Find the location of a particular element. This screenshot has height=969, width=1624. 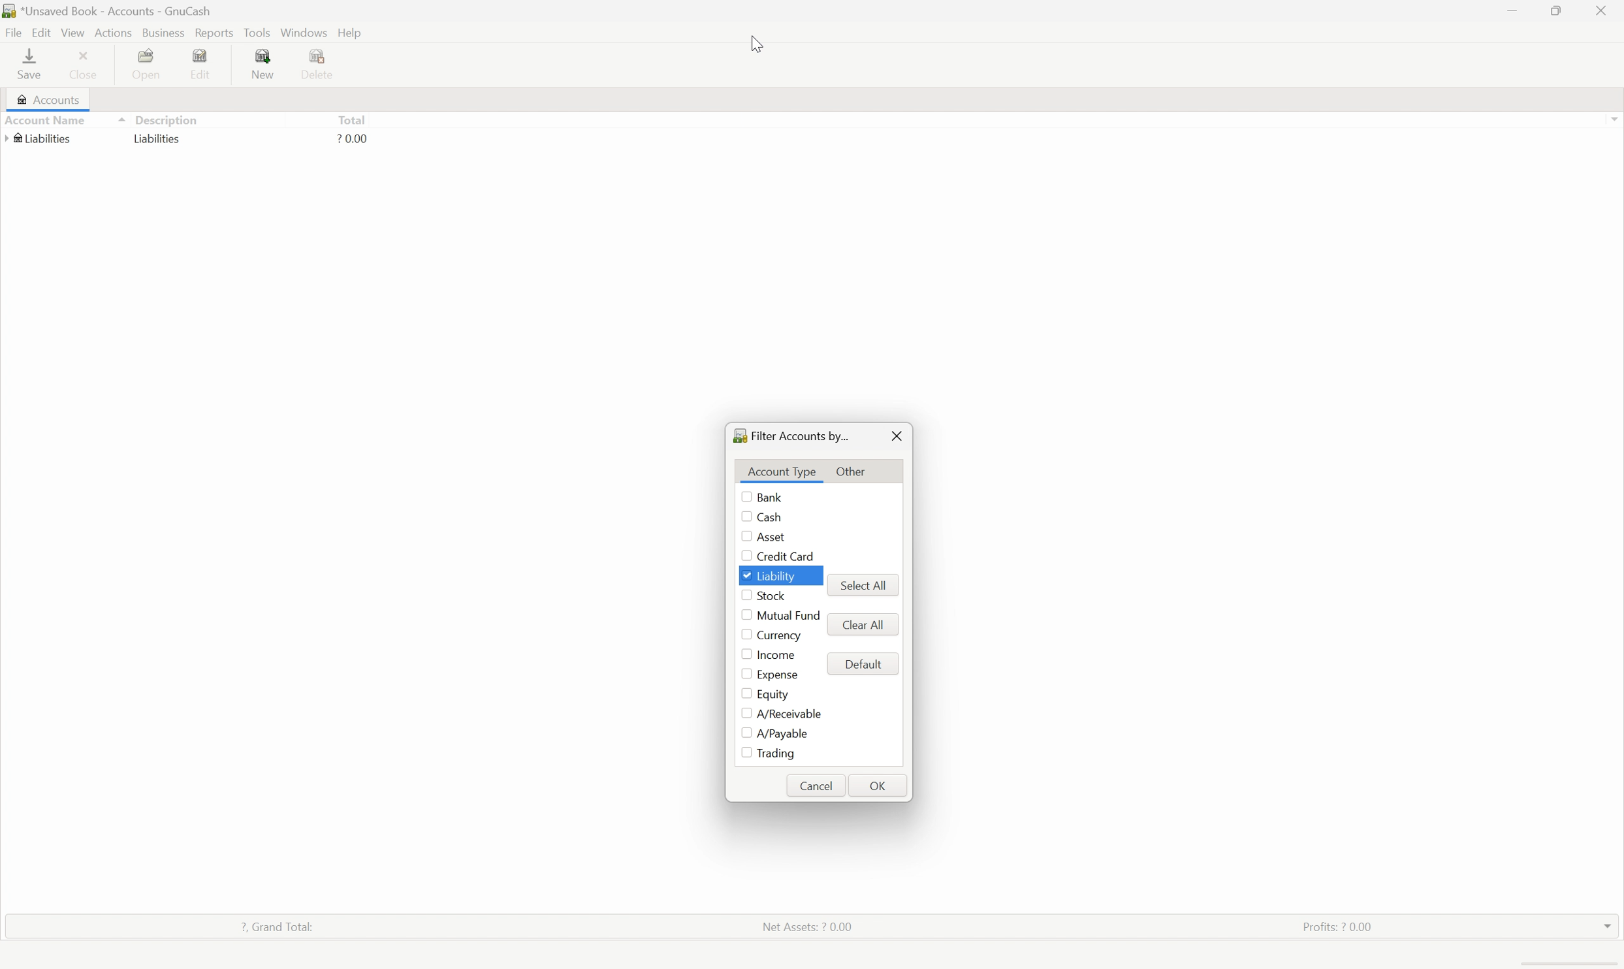

select all is located at coordinates (866, 583).